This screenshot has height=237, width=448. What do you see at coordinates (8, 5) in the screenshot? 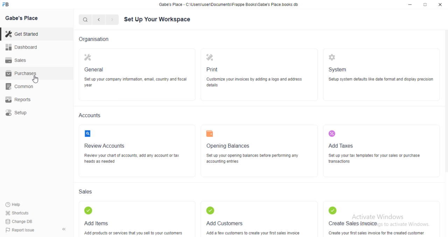
I see `logo` at bounding box center [8, 5].